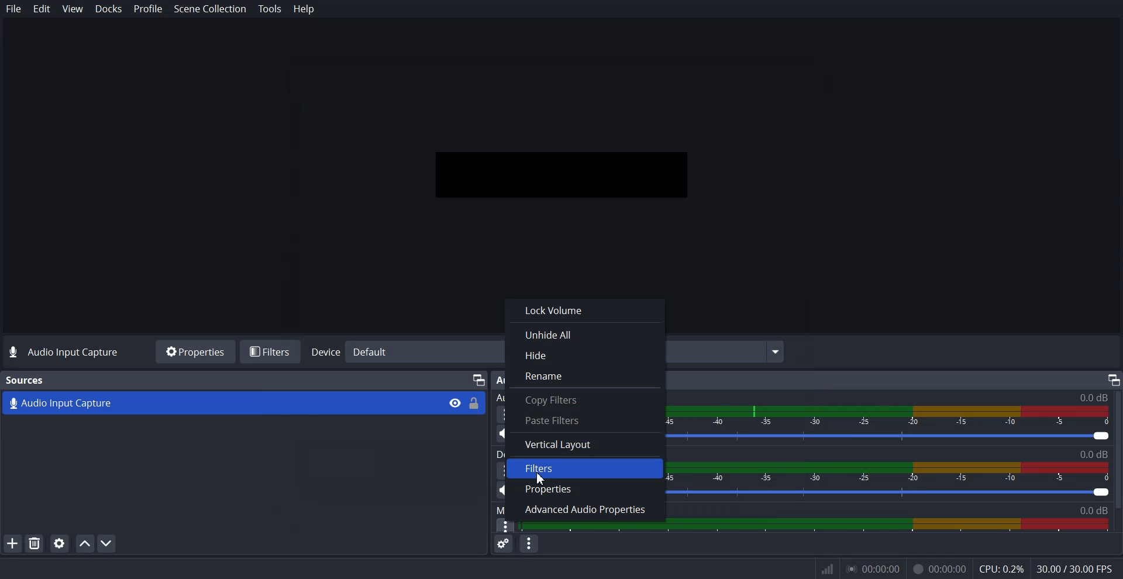 The width and height of the screenshot is (1123, 579). Describe the element at coordinates (501, 381) in the screenshot. I see `Audio Mixer` at that location.